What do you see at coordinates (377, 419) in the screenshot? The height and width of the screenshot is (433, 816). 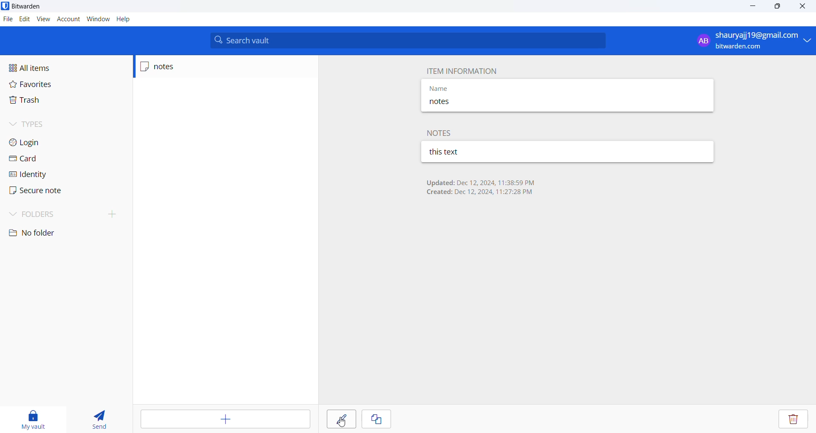 I see `copy` at bounding box center [377, 419].